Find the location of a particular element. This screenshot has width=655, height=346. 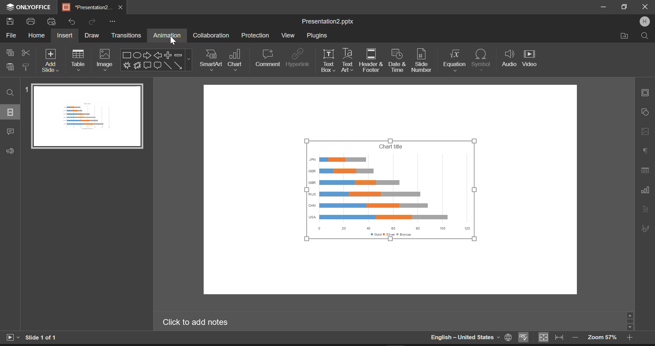

Open file Location is located at coordinates (625, 36).